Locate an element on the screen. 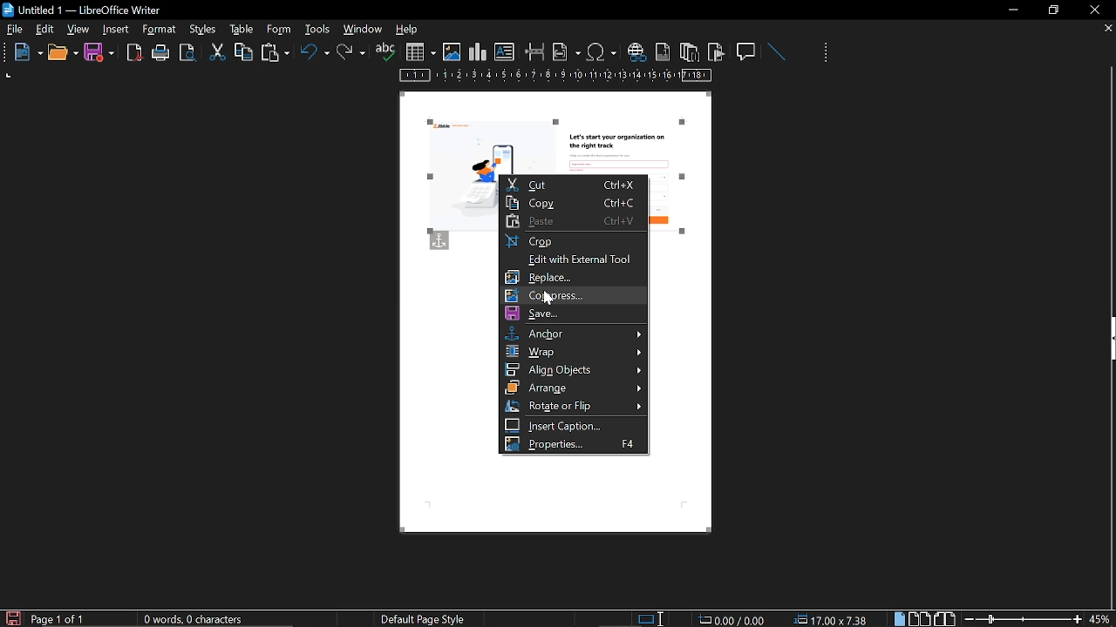 The height and width of the screenshot is (627, 1116). change zoom is located at coordinates (1023, 618).